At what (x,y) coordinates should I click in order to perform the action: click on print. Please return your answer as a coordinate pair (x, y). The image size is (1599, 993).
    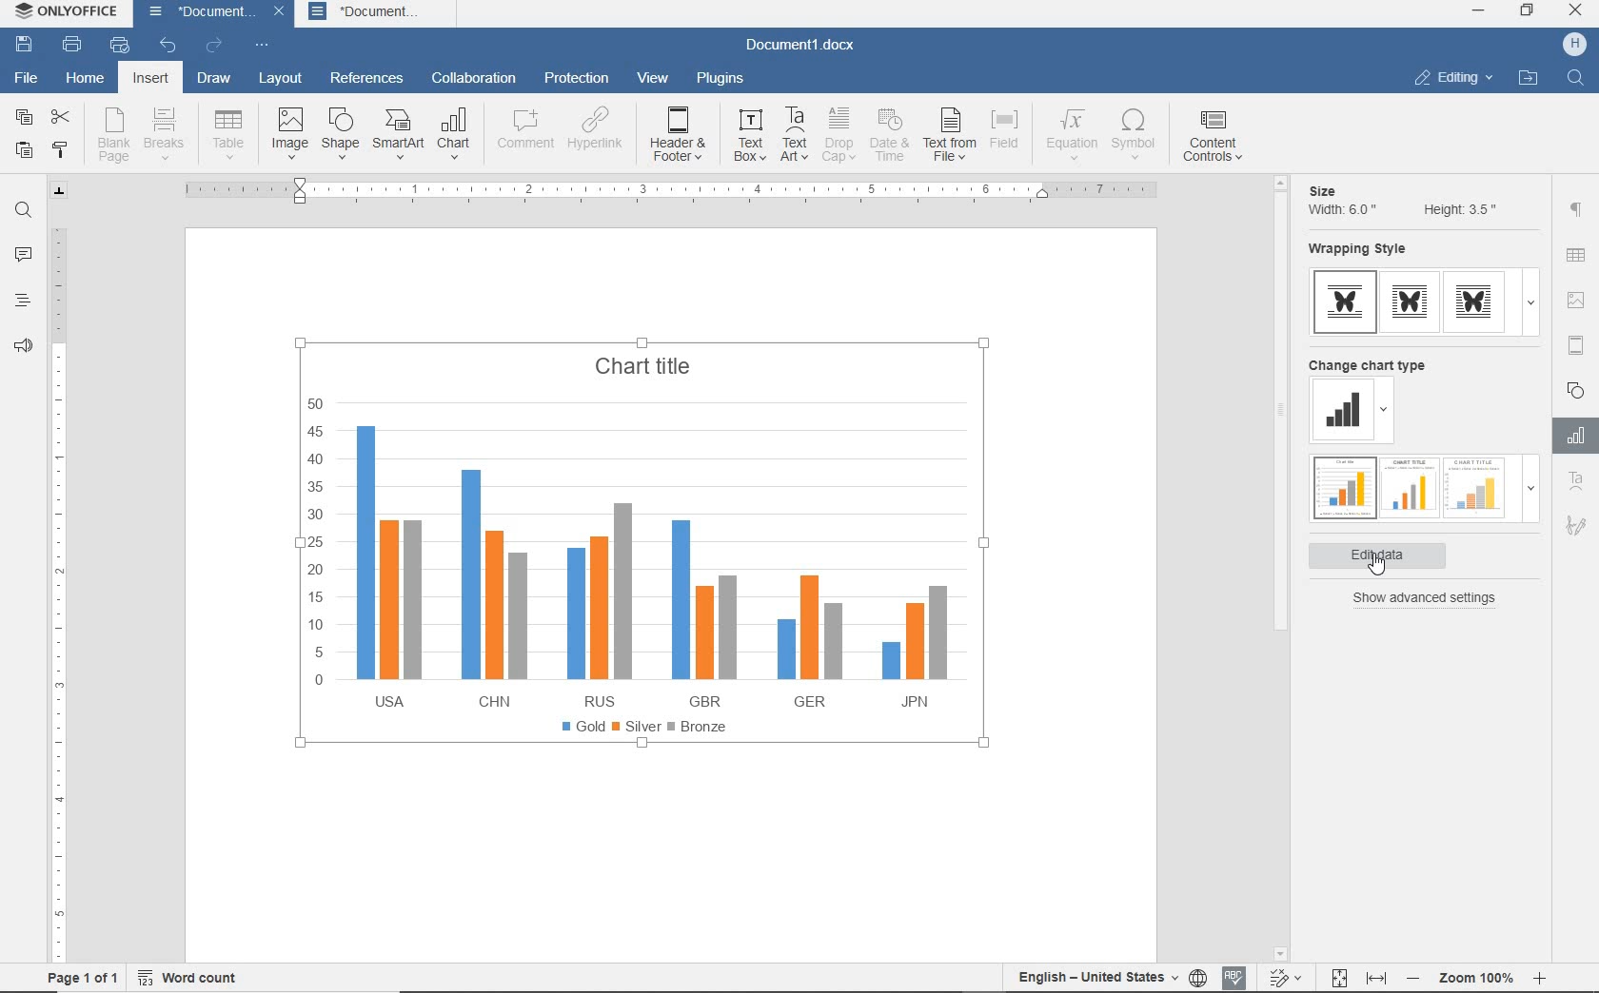
    Looking at the image, I should click on (71, 46).